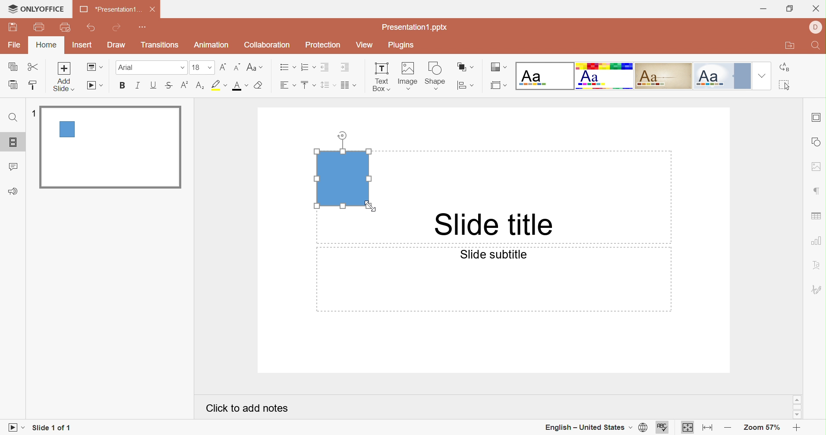  Describe the element at coordinates (13, 67) in the screenshot. I see `Copy` at that location.